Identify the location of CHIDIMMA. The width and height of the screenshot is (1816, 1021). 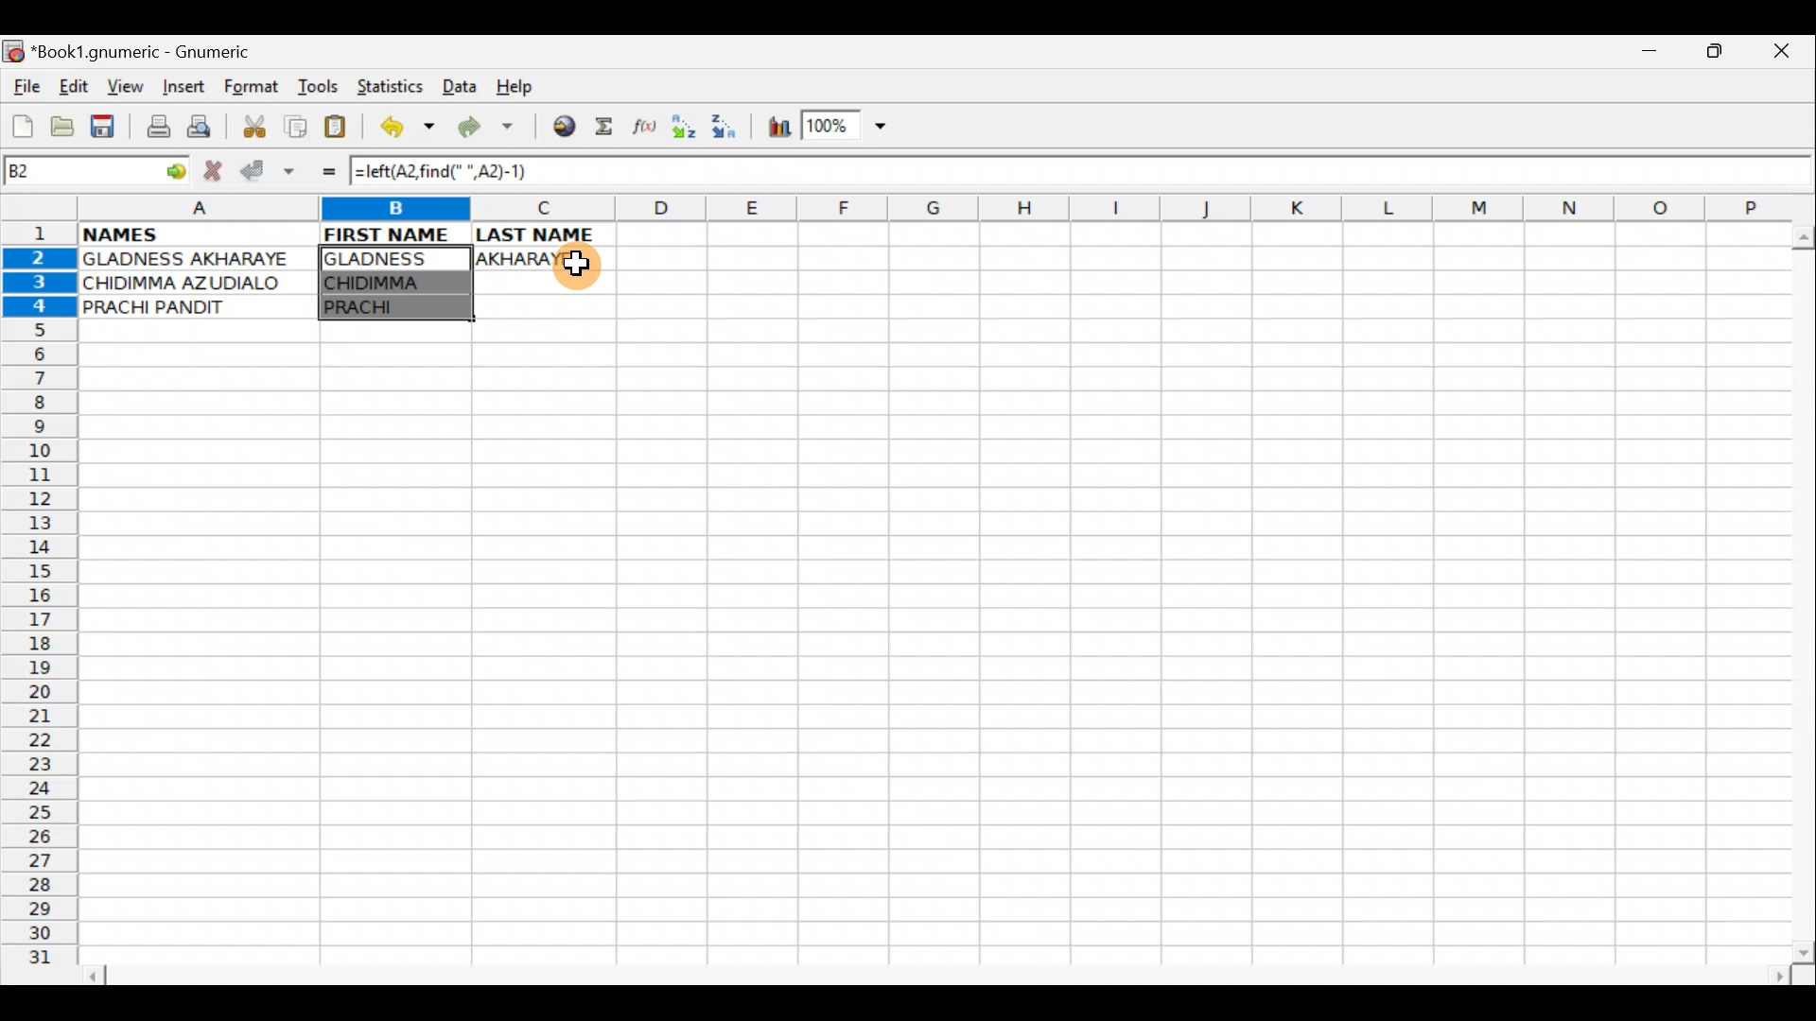
(395, 281).